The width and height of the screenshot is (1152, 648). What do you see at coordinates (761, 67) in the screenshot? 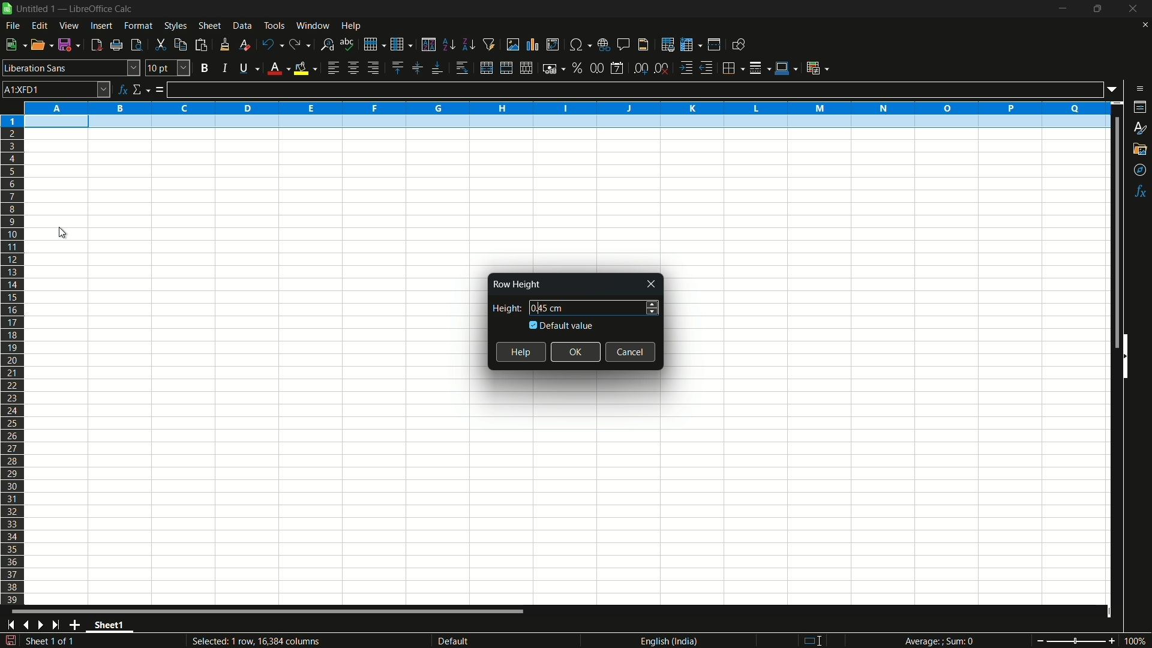
I see `border style` at bounding box center [761, 67].